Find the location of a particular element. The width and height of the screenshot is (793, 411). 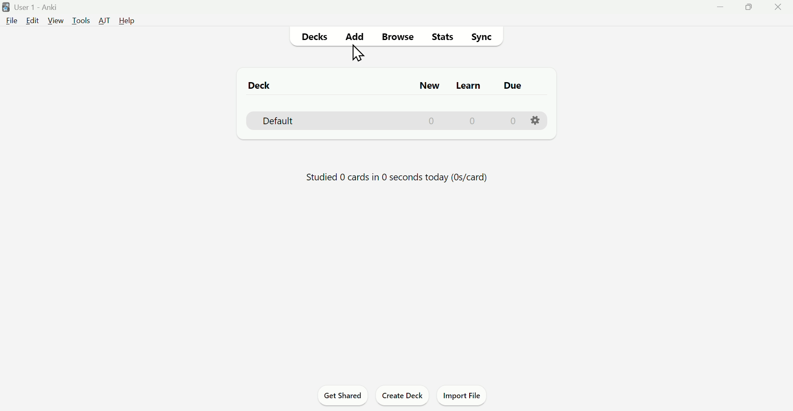

Browse is located at coordinates (398, 38).